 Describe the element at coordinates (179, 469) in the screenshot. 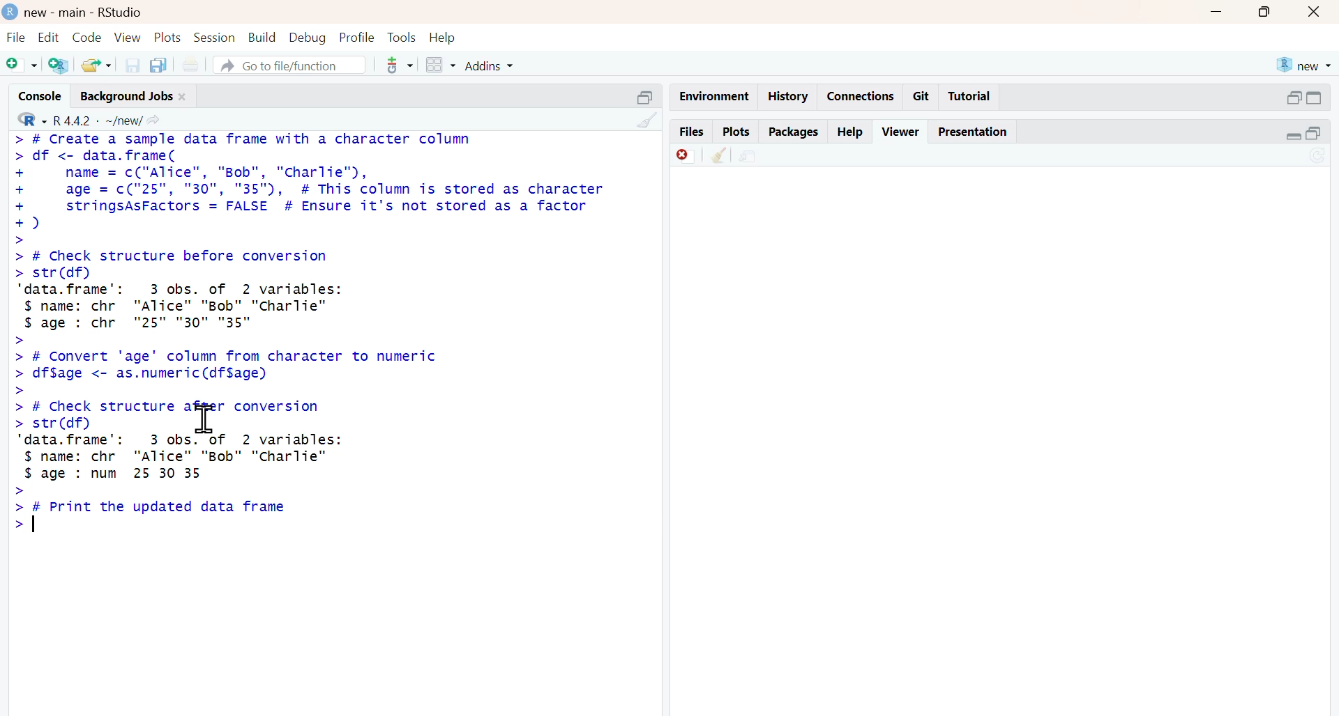

I see `> # Check structure after conversion> str(df) ‘data. frame’: 3 obs. of 2 variables:$ name: chr "Alice" "Bob" "Charlie"$ age : num 25 30 35>> [ Print the updated data frame>` at that location.